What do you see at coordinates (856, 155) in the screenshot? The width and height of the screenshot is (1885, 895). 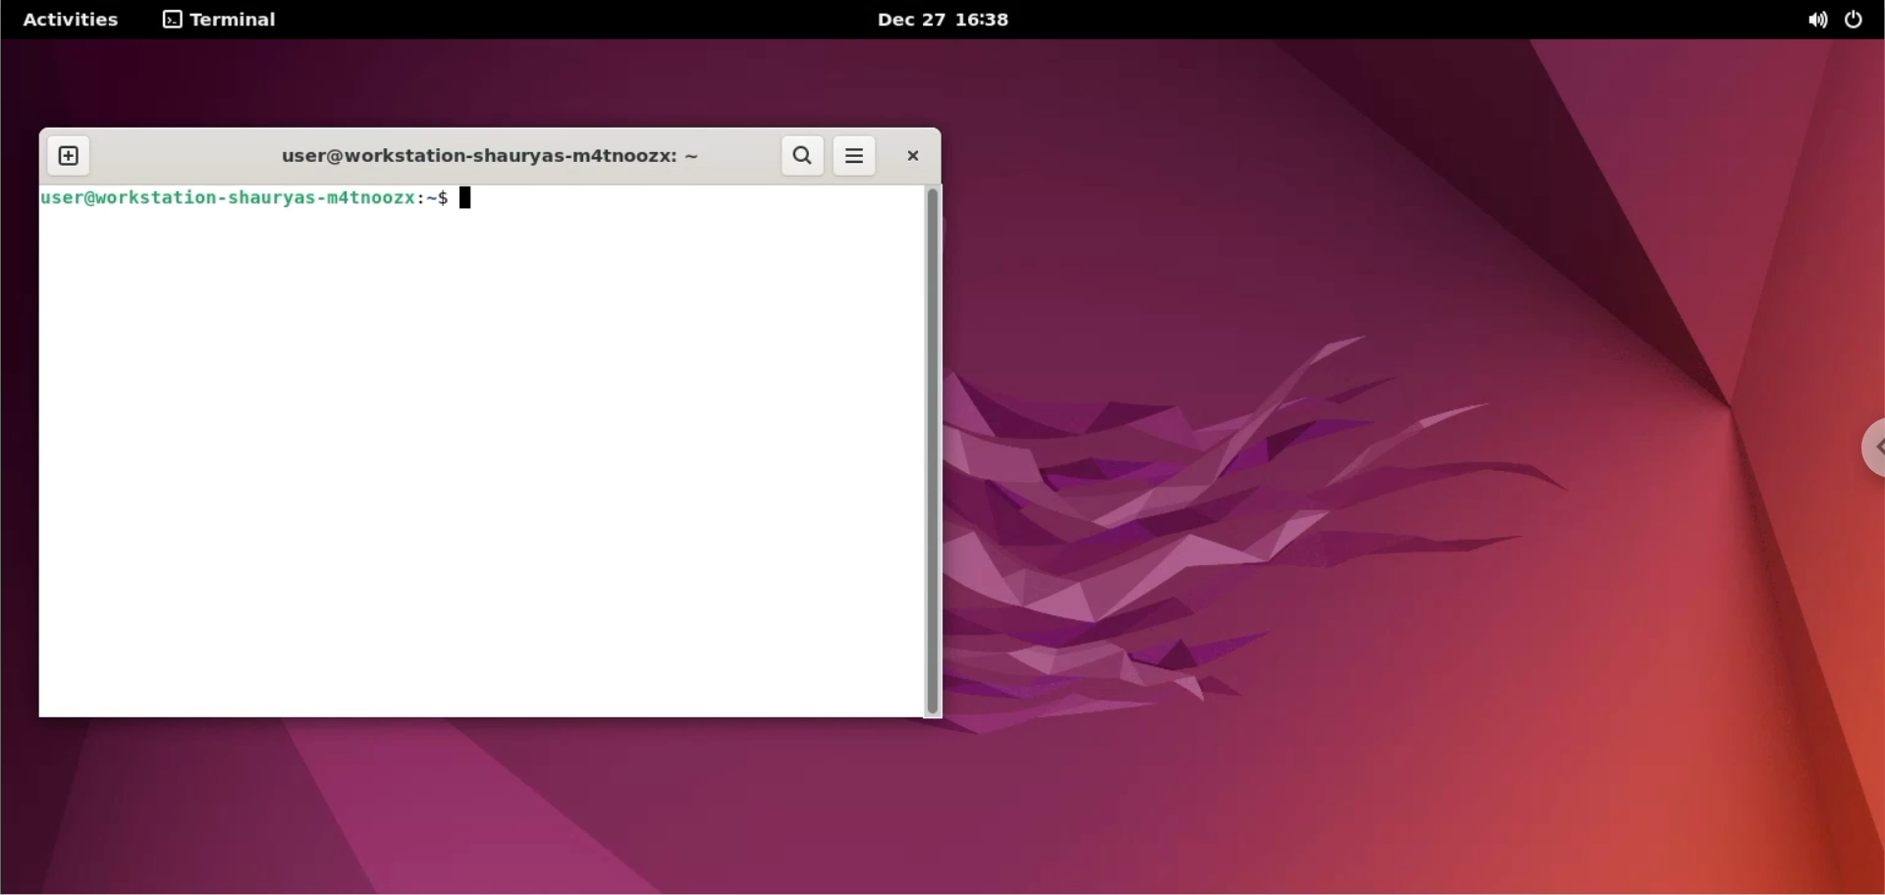 I see `more options` at bounding box center [856, 155].